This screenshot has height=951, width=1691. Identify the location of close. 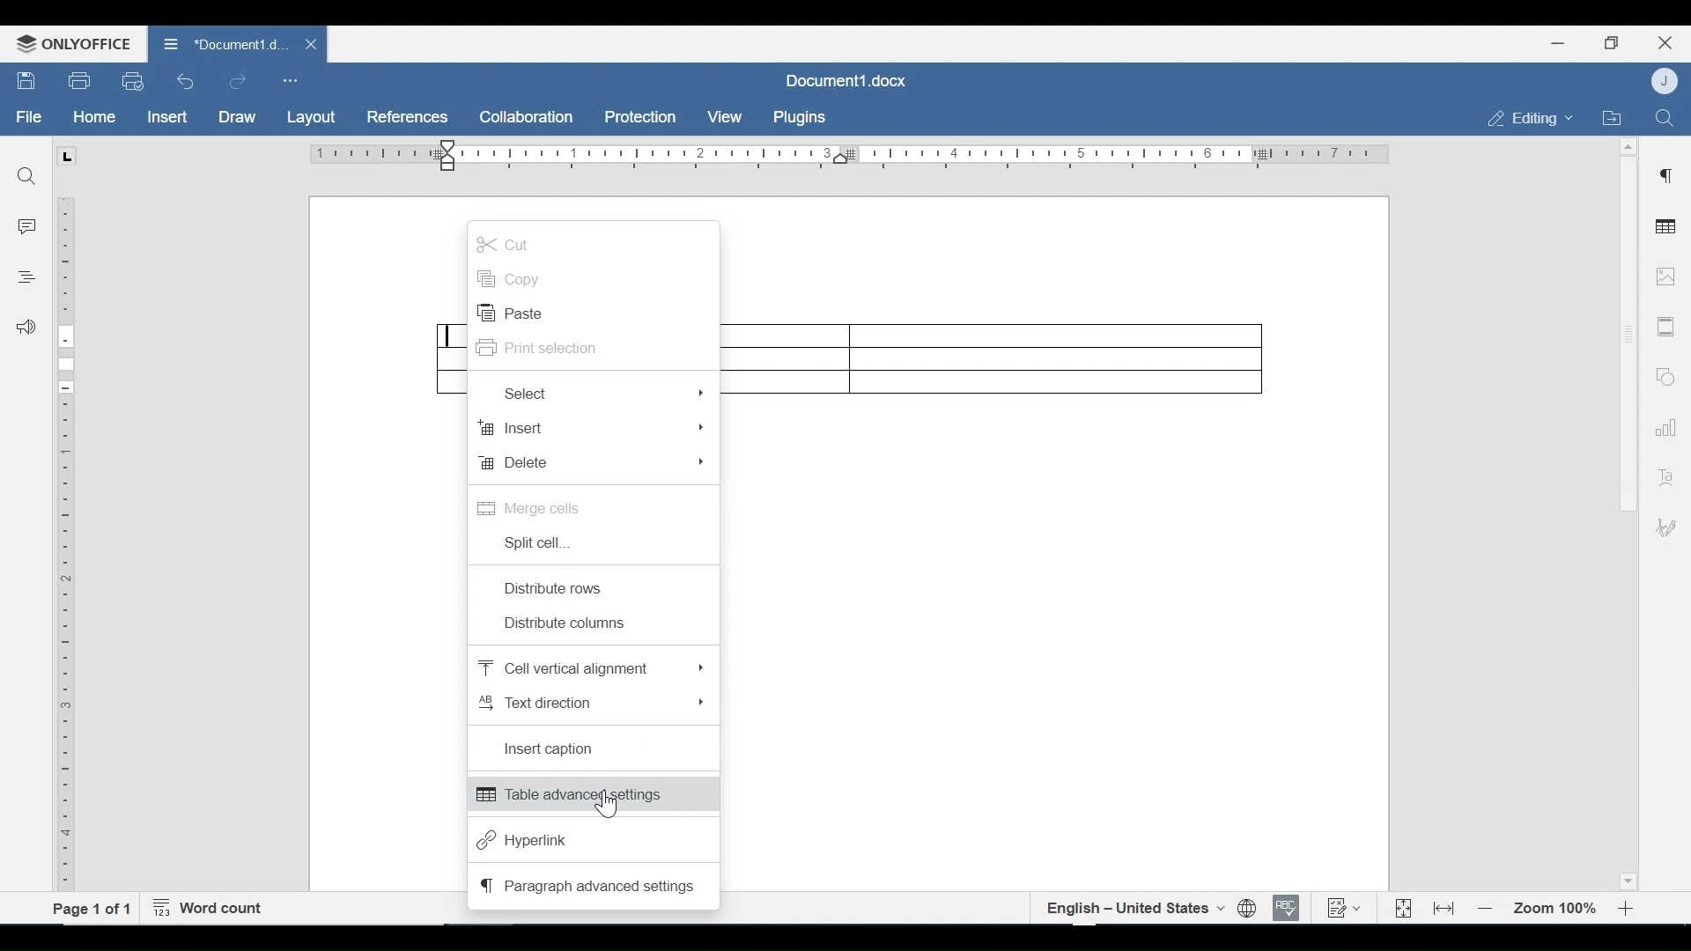
(314, 43).